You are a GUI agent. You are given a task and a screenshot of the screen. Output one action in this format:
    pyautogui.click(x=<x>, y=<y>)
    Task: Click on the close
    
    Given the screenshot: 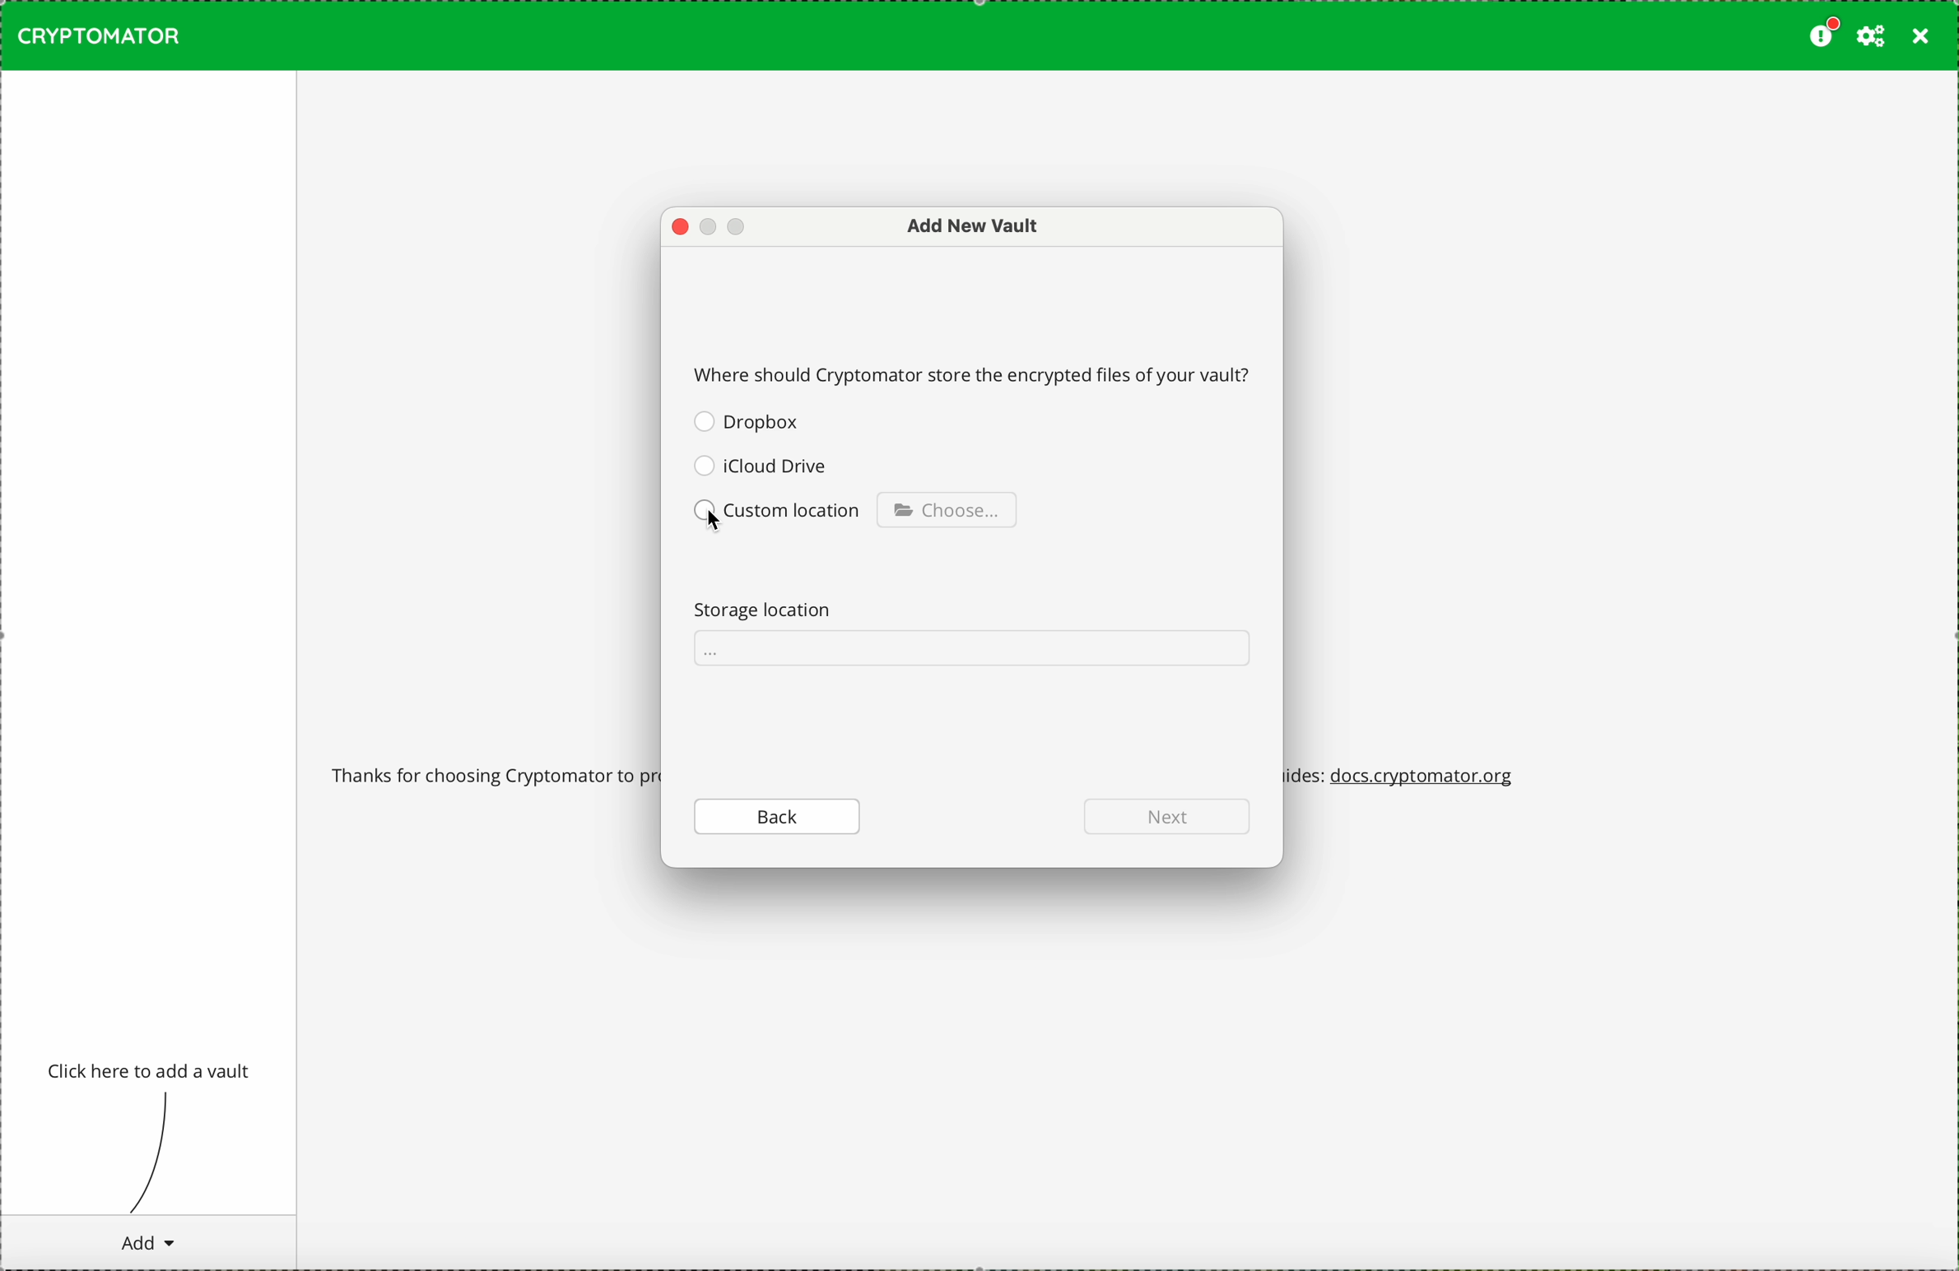 What is the action you would take?
    pyautogui.click(x=1921, y=37)
    